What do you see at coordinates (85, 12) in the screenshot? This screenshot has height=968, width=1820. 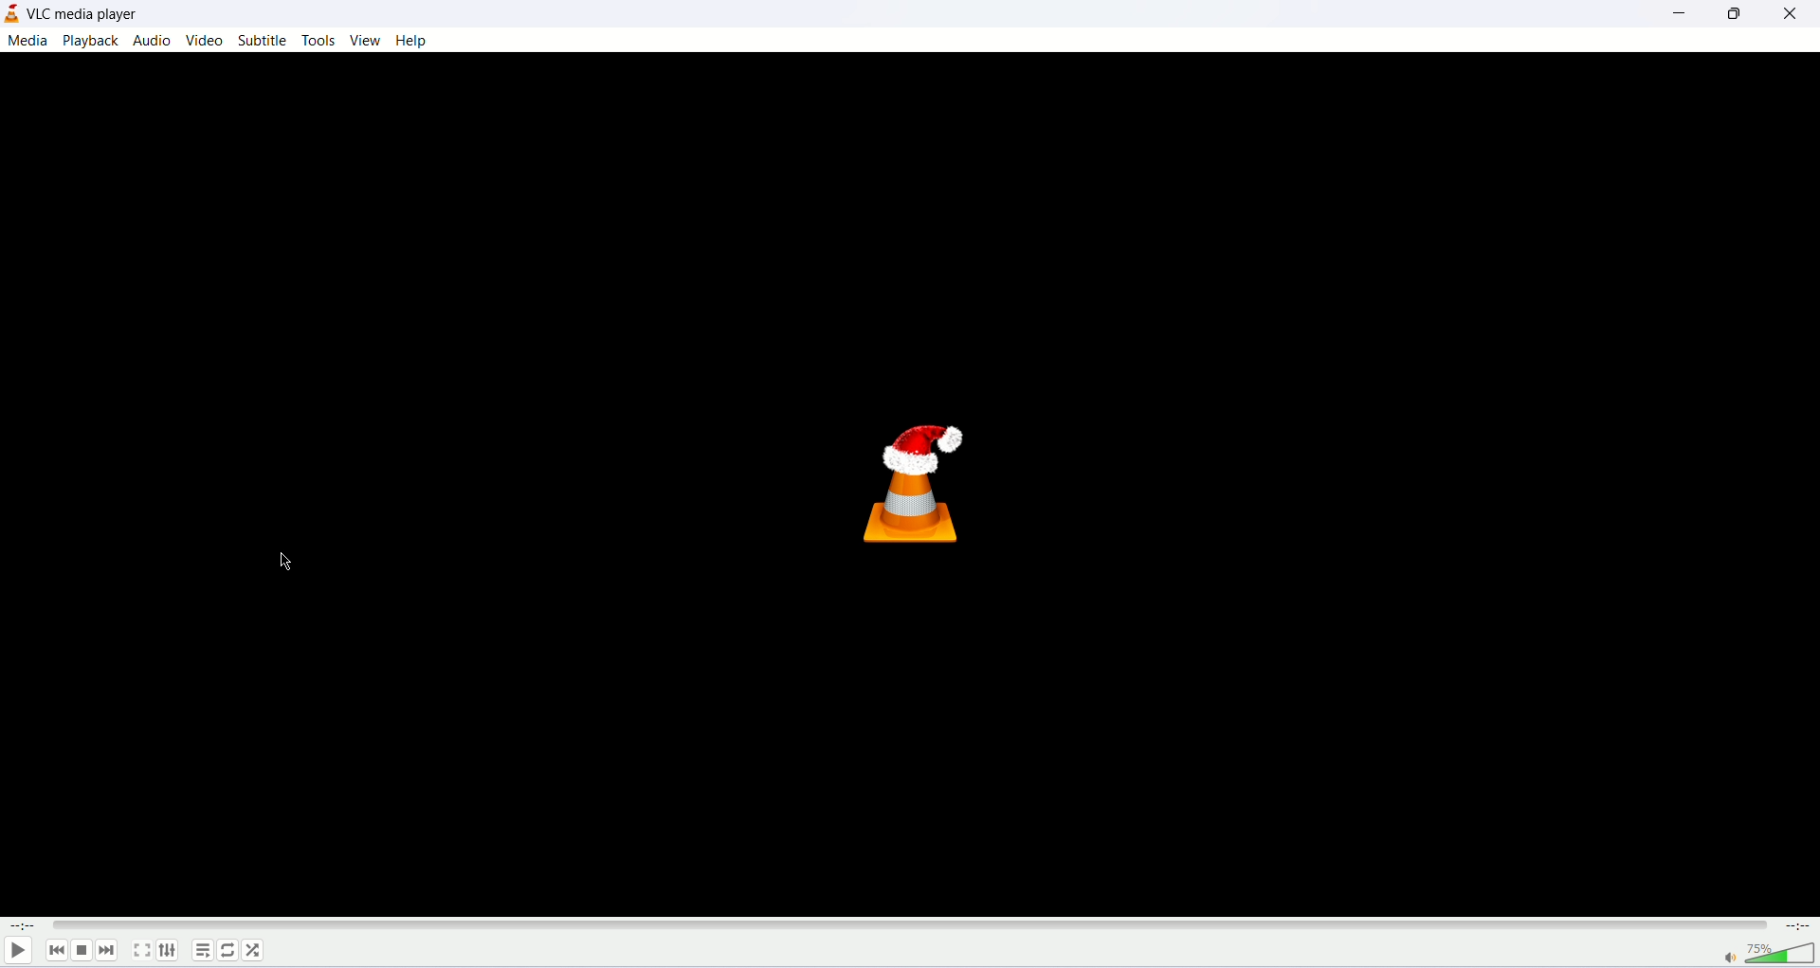 I see `vlc media player` at bounding box center [85, 12].